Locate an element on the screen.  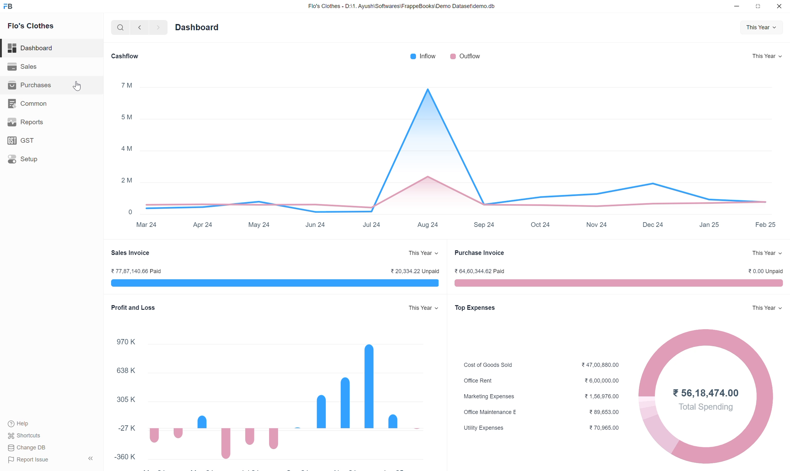
 77,87,140.66 Paid is located at coordinates (136, 271).